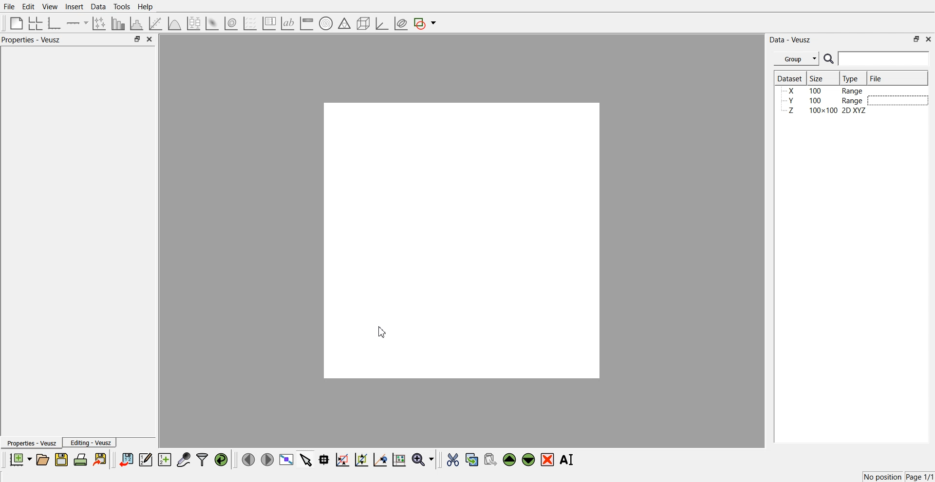 The height and width of the screenshot is (482, 935). I want to click on Add axis to the pane, so click(77, 24).